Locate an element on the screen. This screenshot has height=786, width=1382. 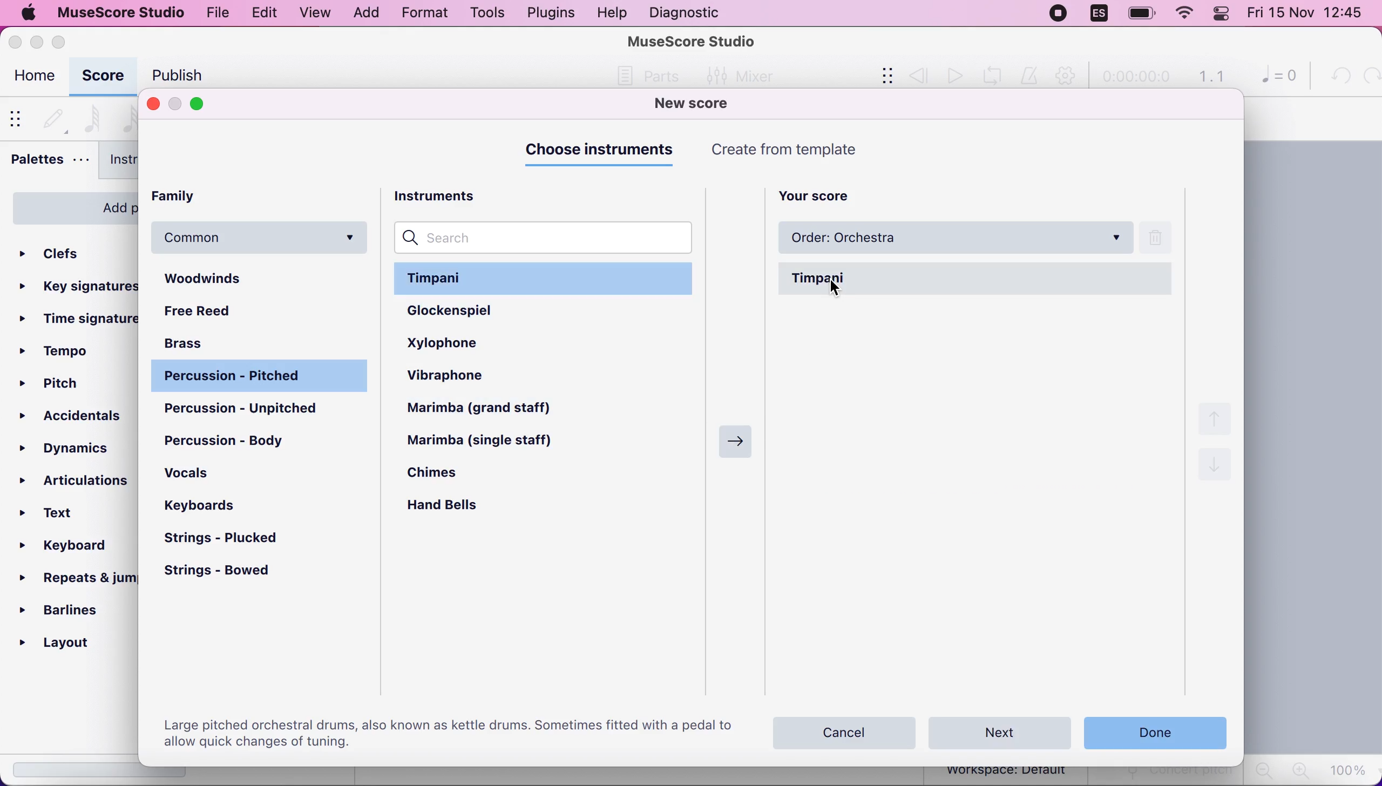
woodwinds is located at coordinates (262, 279).